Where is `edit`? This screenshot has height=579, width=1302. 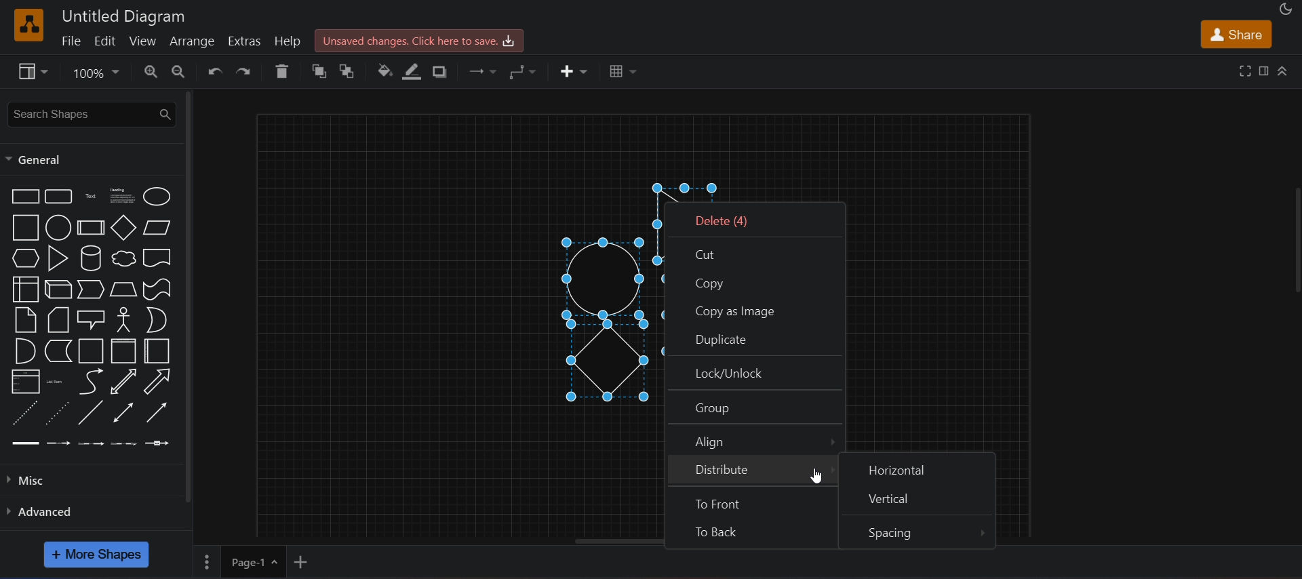 edit is located at coordinates (106, 41).